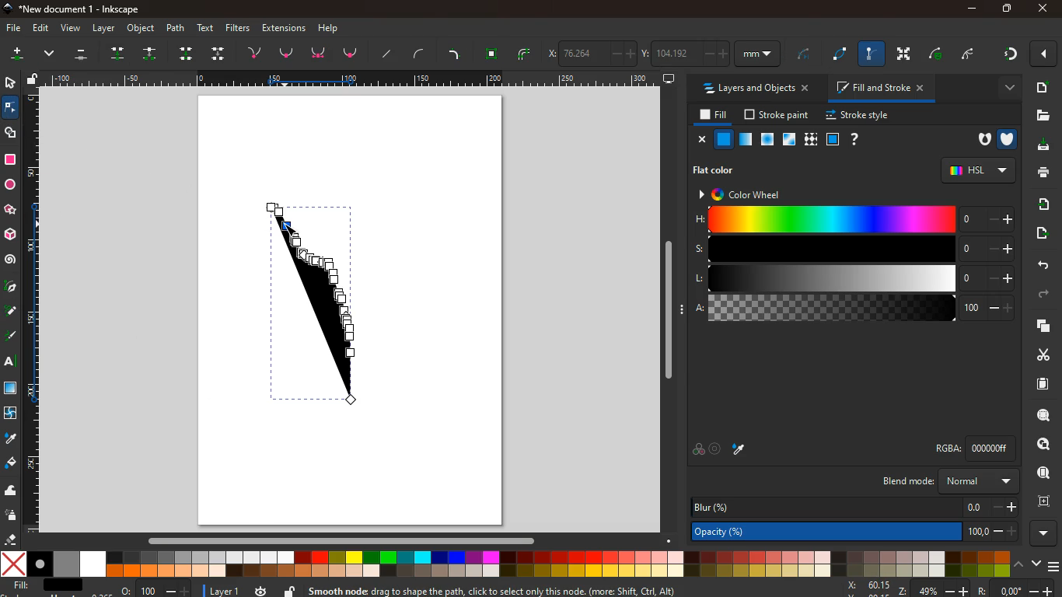 The image size is (1062, 597). Describe the element at coordinates (1038, 445) in the screenshot. I see `find` at that location.